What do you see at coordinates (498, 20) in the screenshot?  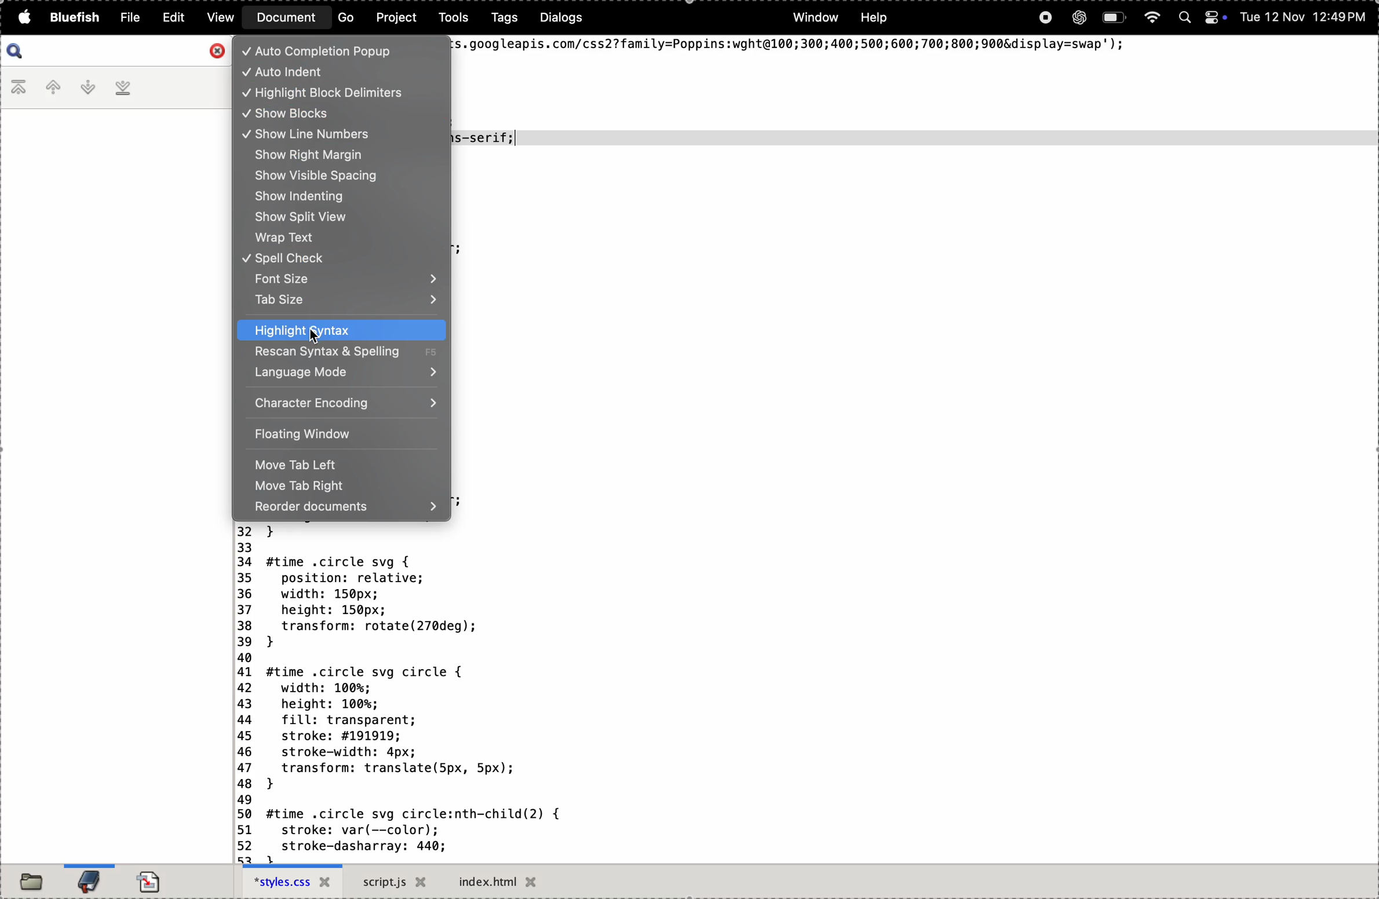 I see `tags` at bounding box center [498, 20].